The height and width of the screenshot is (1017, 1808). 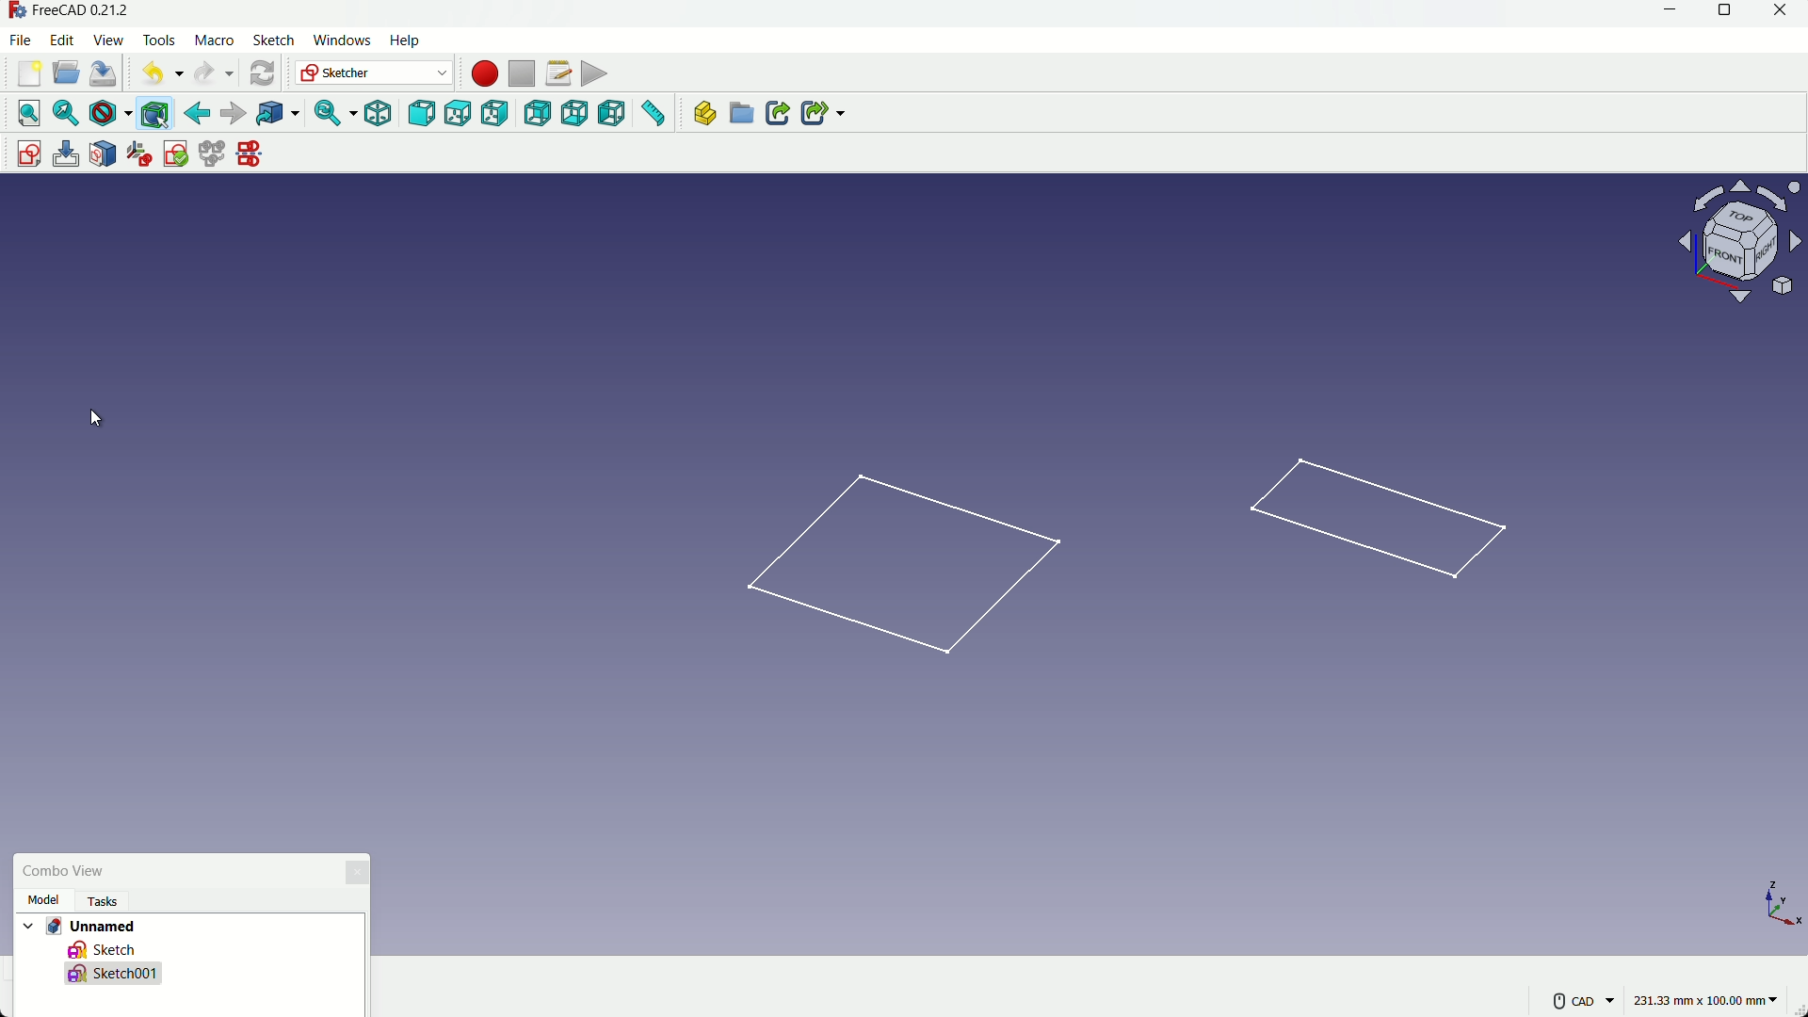 What do you see at coordinates (331, 114) in the screenshot?
I see `sync view` at bounding box center [331, 114].